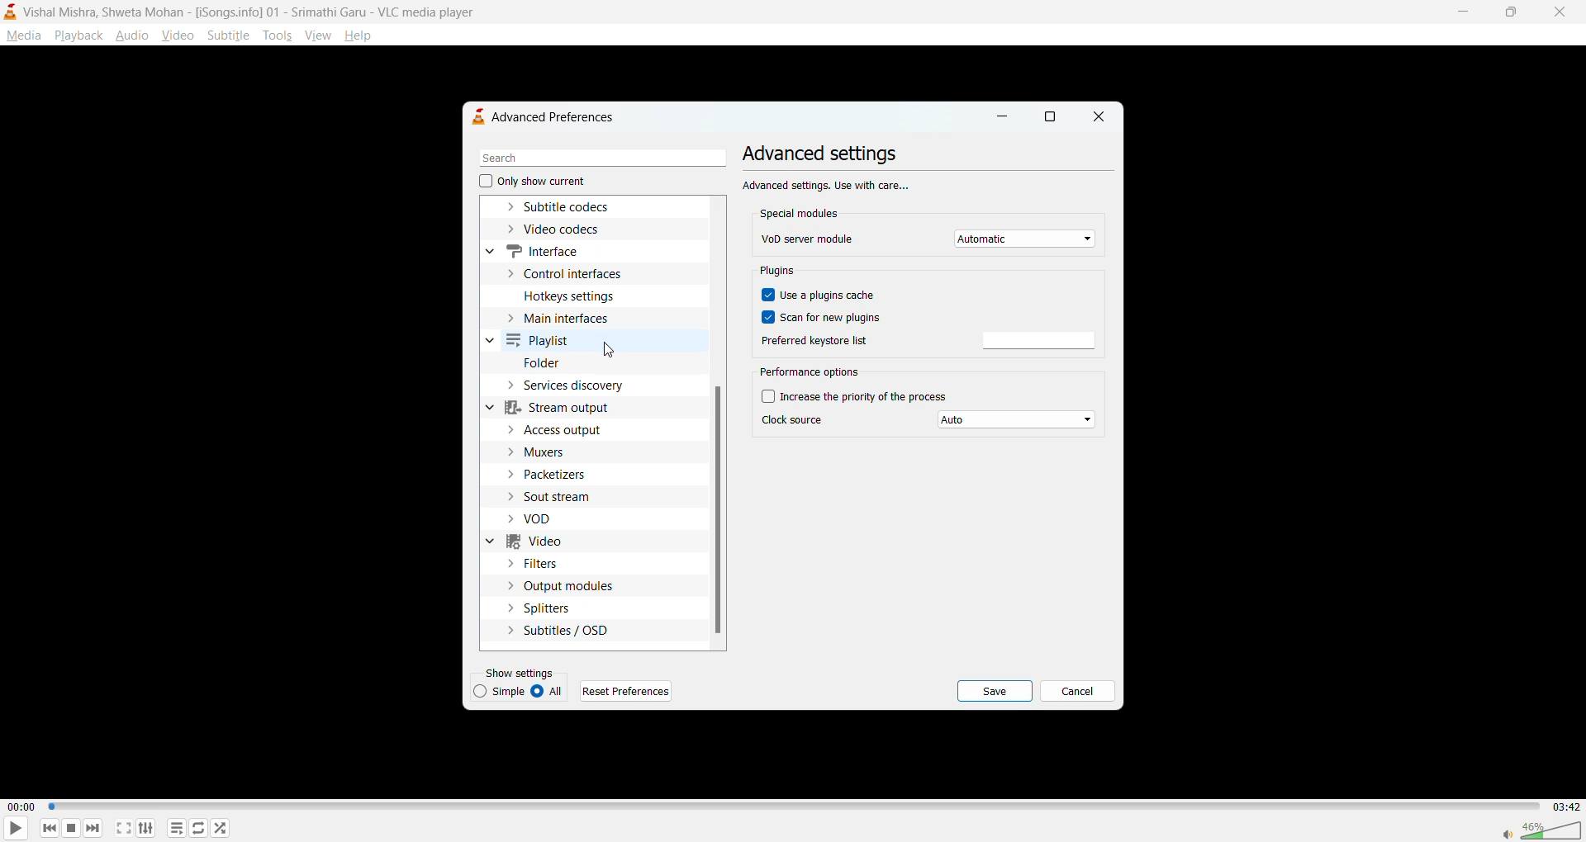 Image resolution: width=1586 pixels, height=842 pixels. Describe the element at coordinates (822, 317) in the screenshot. I see `scan for new  plugins` at that location.